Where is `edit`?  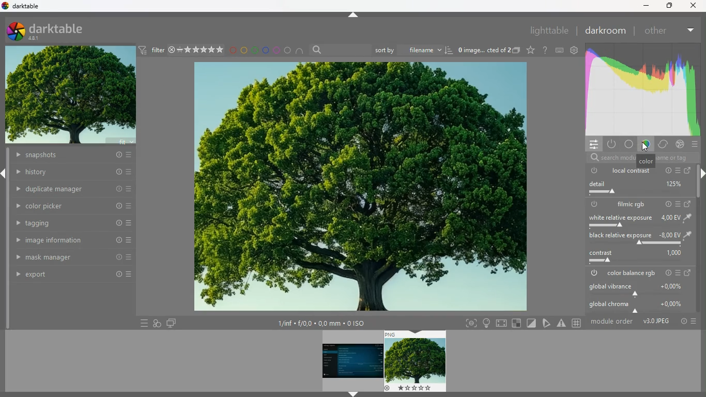
edit is located at coordinates (547, 323).